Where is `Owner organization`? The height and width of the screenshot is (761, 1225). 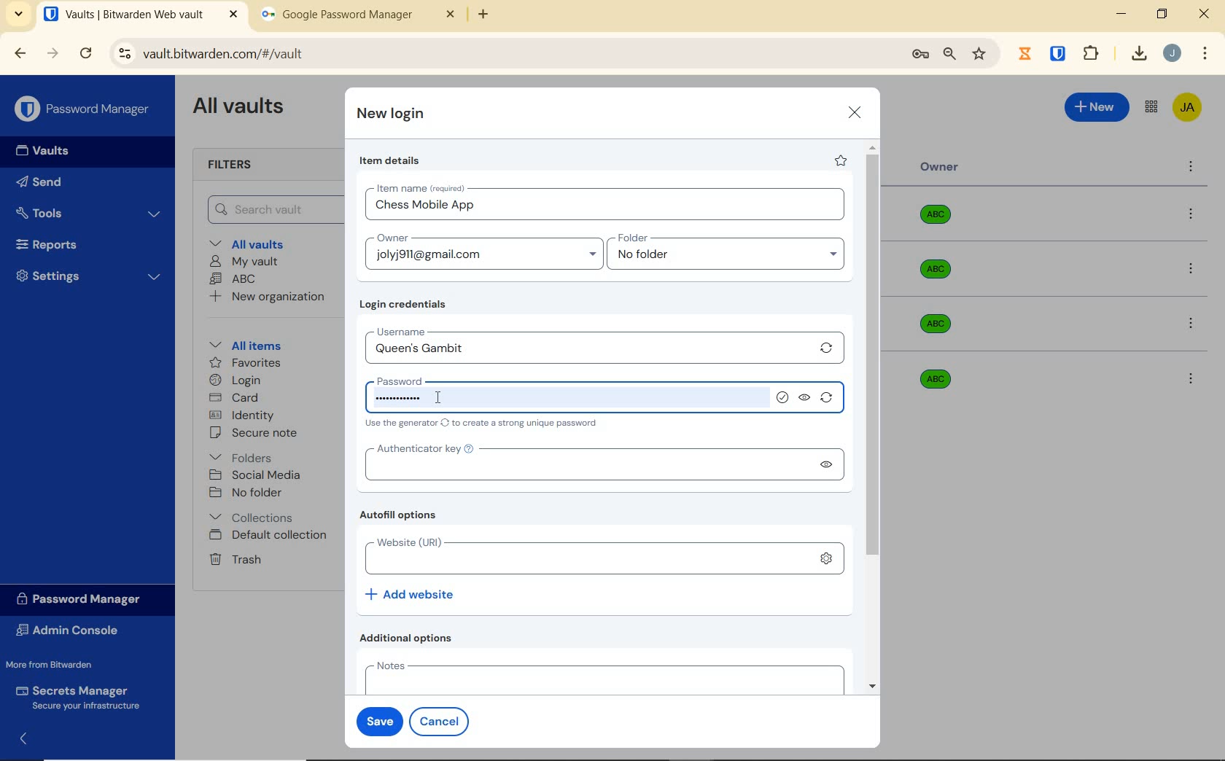 Owner organization is located at coordinates (941, 220).